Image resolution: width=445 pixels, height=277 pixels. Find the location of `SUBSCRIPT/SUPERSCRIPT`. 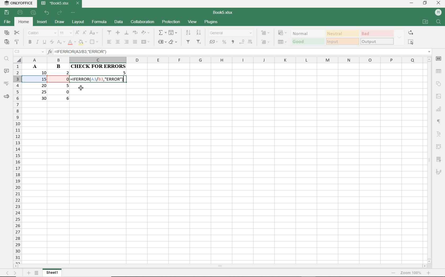

SUBSCRIPT/SUPERSCRIPT is located at coordinates (60, 43).